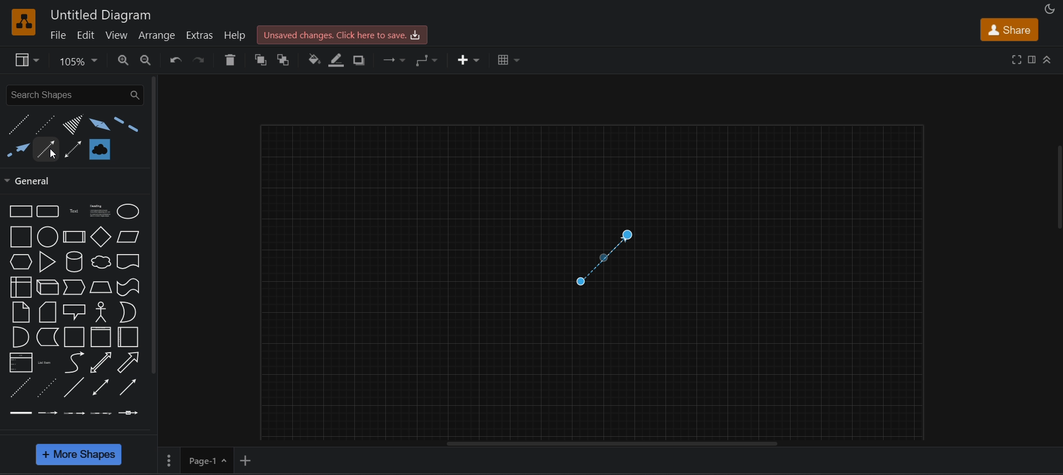  I want to click on dotted triangle, so click(70, 125).